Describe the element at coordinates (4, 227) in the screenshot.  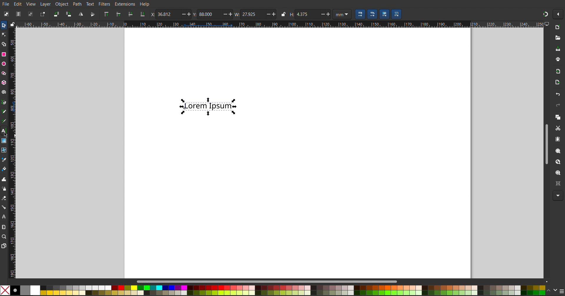
I see `Measure Tool` at that location.